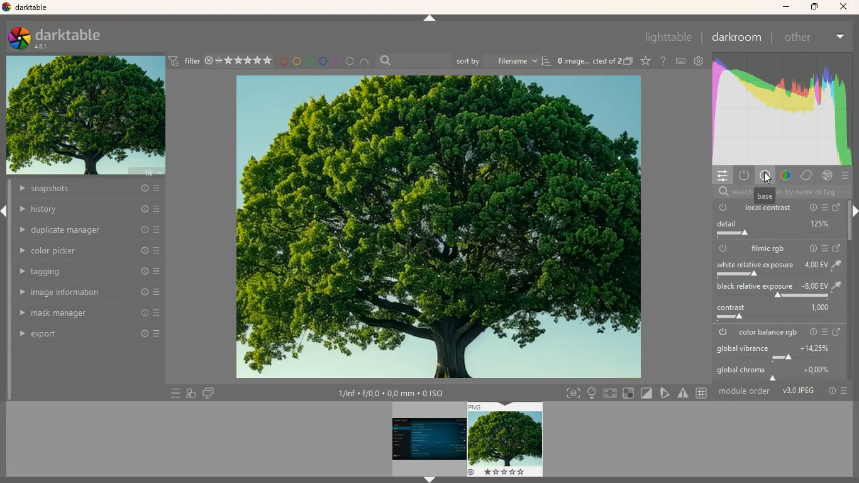  What do you see at coordinates (86, 335) in the screenshot?
I see `export` at bounding box center [86, 335].